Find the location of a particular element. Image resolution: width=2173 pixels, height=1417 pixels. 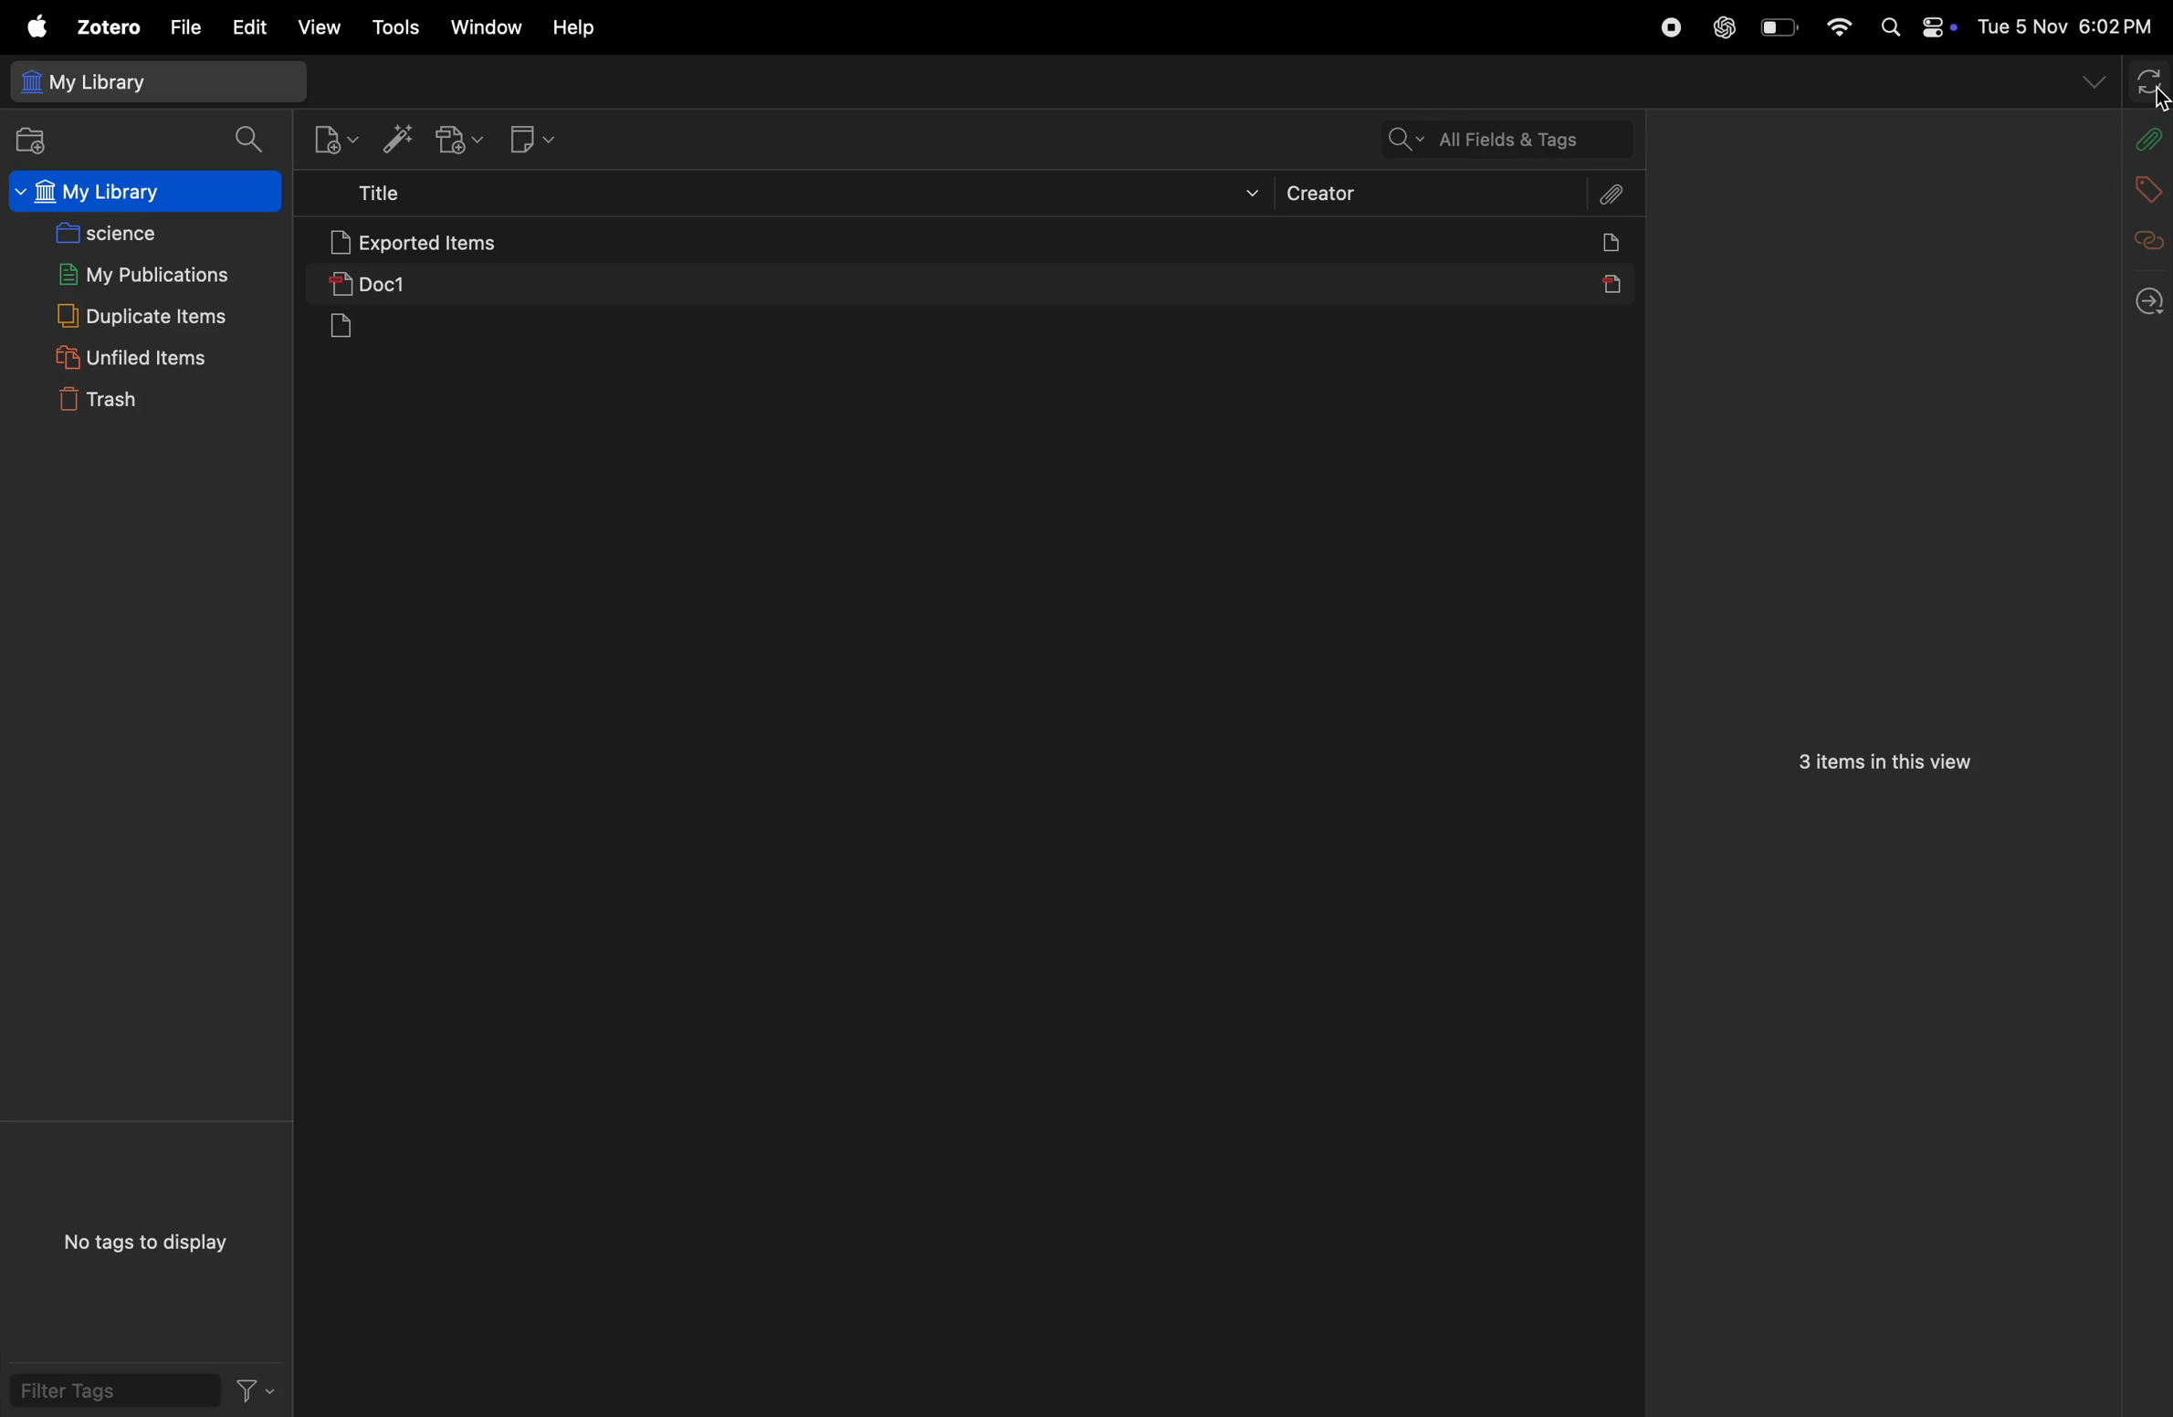

new note is located at coordinates (540, 137).